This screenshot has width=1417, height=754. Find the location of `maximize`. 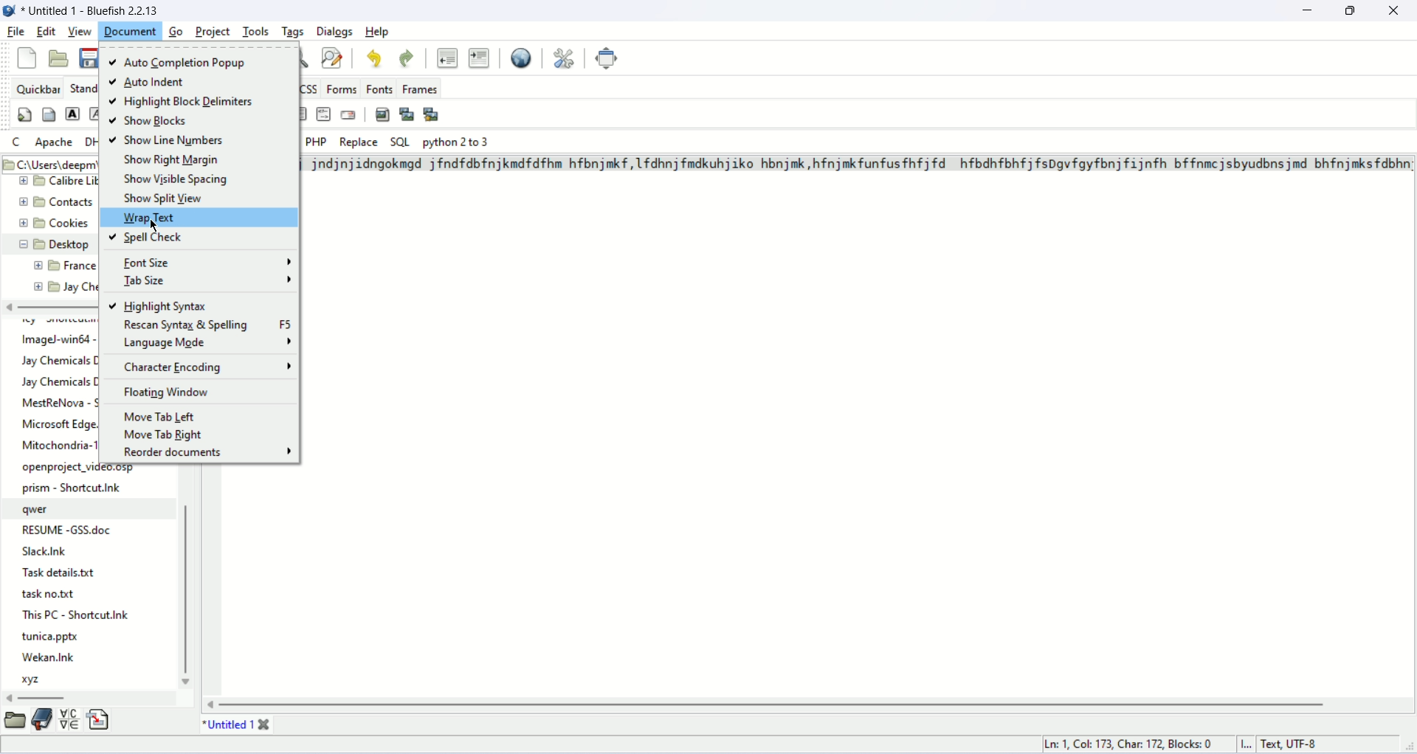

maximize is located at coordinates (1354, 10).